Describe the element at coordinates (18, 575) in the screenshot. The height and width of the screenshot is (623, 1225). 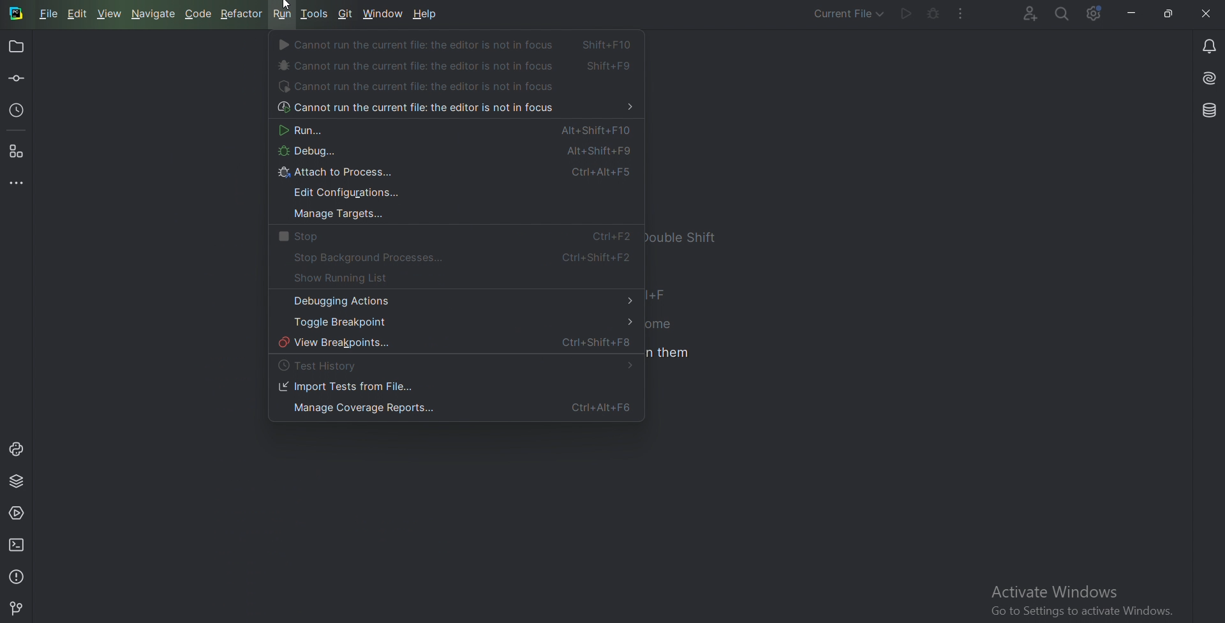
I see `Problems` at that location.